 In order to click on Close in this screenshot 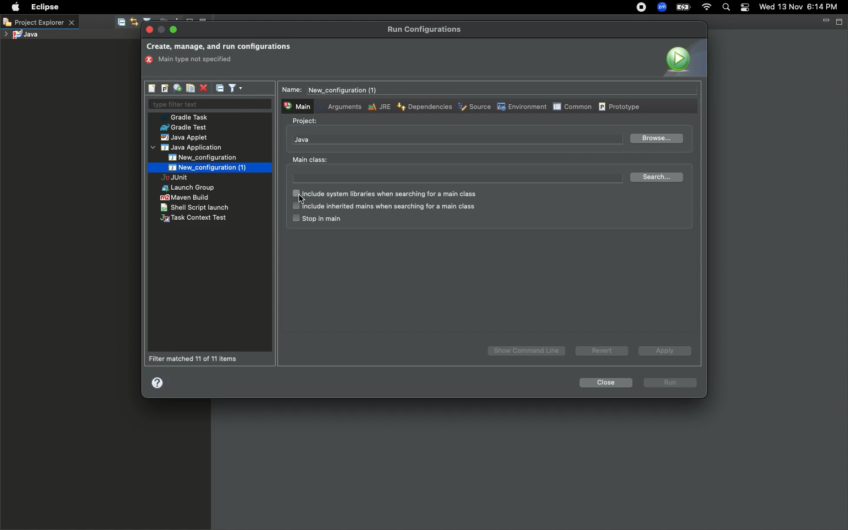, I will do `click(604, 383)`.